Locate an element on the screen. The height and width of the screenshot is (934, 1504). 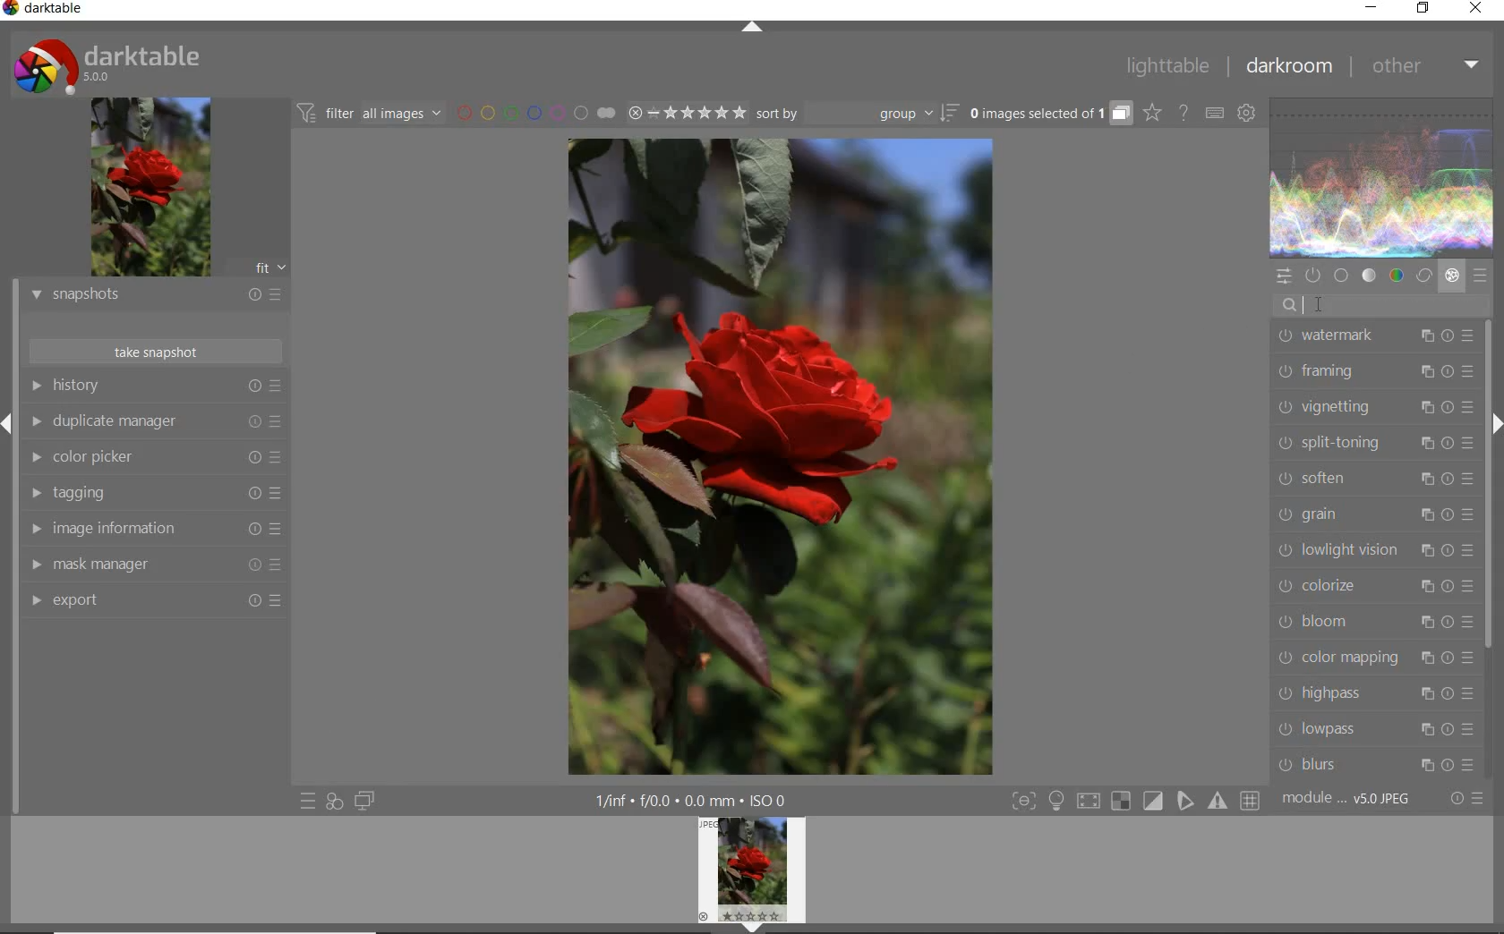
image preview is located at coordinates (751, 875).